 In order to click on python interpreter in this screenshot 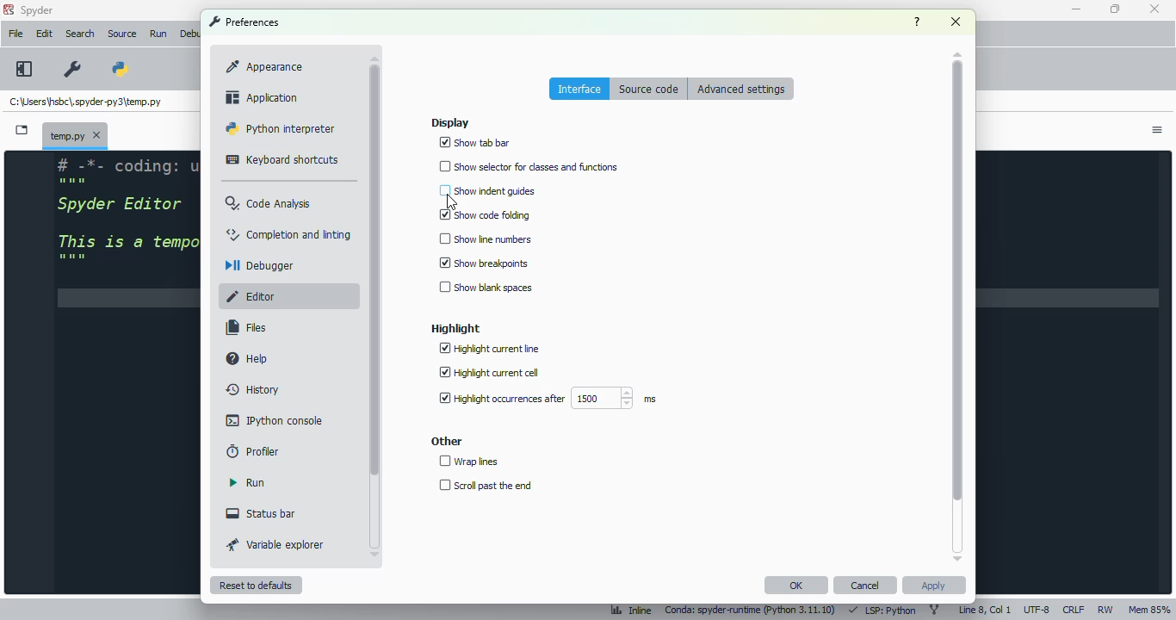, I will do `click(281, 127)`.